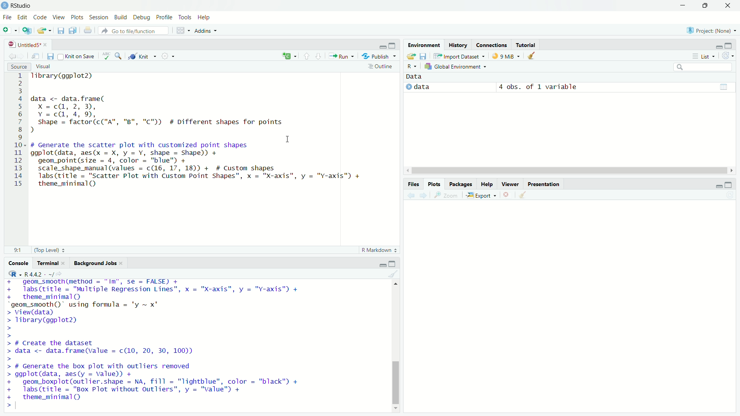 The height and width of the screenshot is (416, 740). Describe the element at coordinates (58, 17) in the screenshot. I see `View` at that location.